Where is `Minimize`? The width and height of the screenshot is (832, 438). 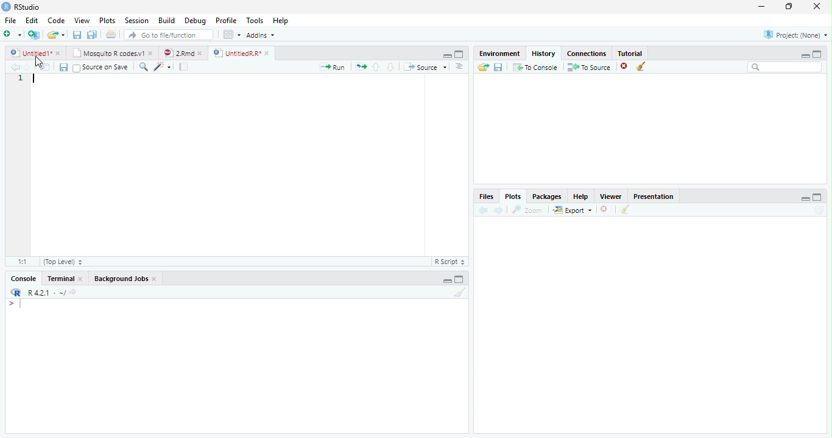 Minimize is located at coordinates (446, 56).